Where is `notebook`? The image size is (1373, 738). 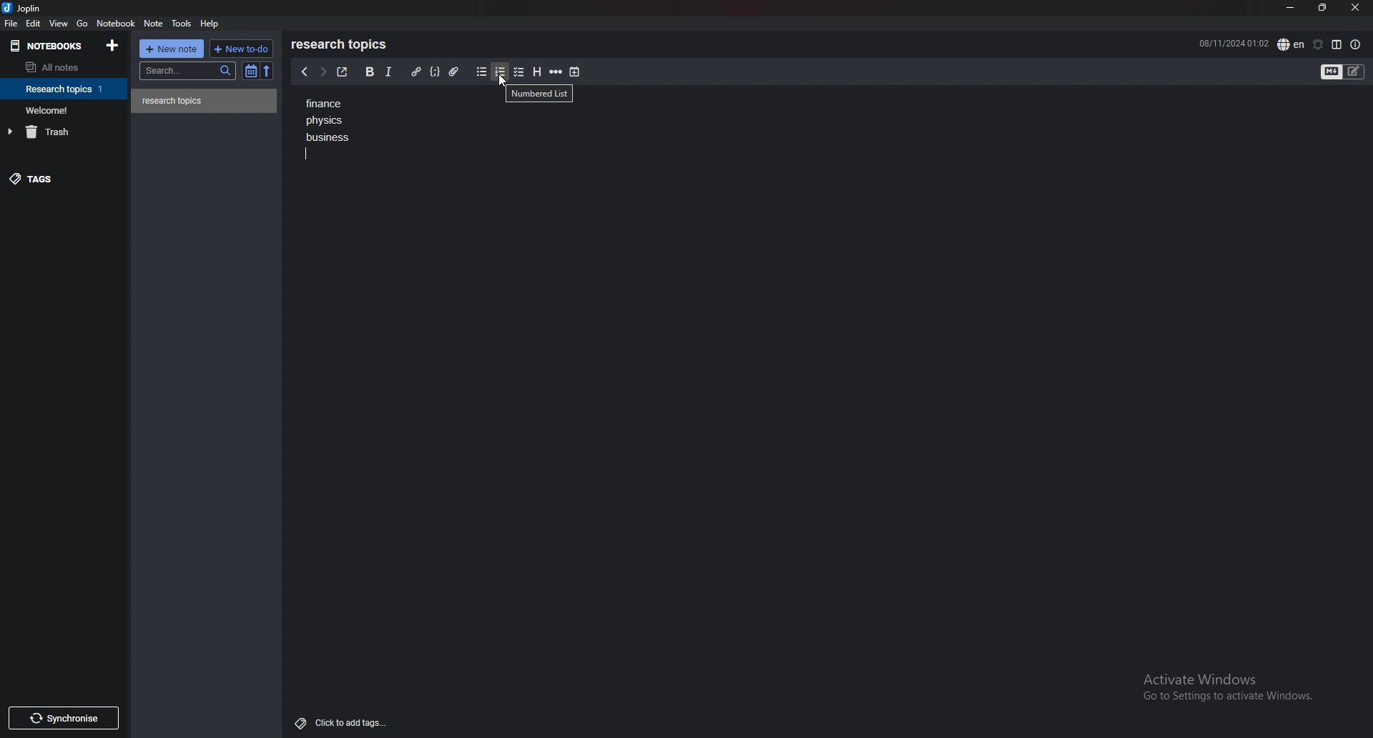 notebook is located at coordinates (65, 109).